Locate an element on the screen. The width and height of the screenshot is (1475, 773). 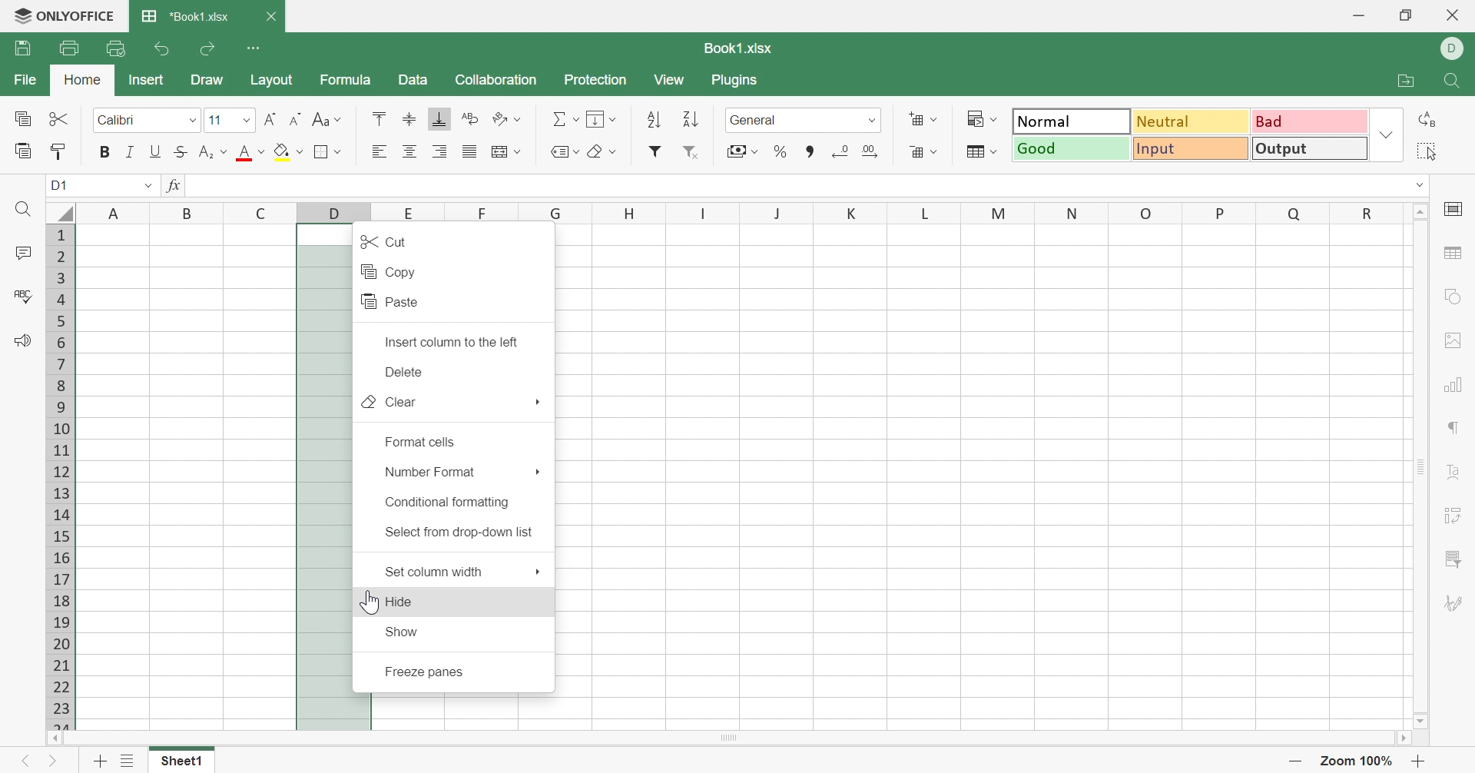
Feedback & Support is located at coordinates (26, 340).